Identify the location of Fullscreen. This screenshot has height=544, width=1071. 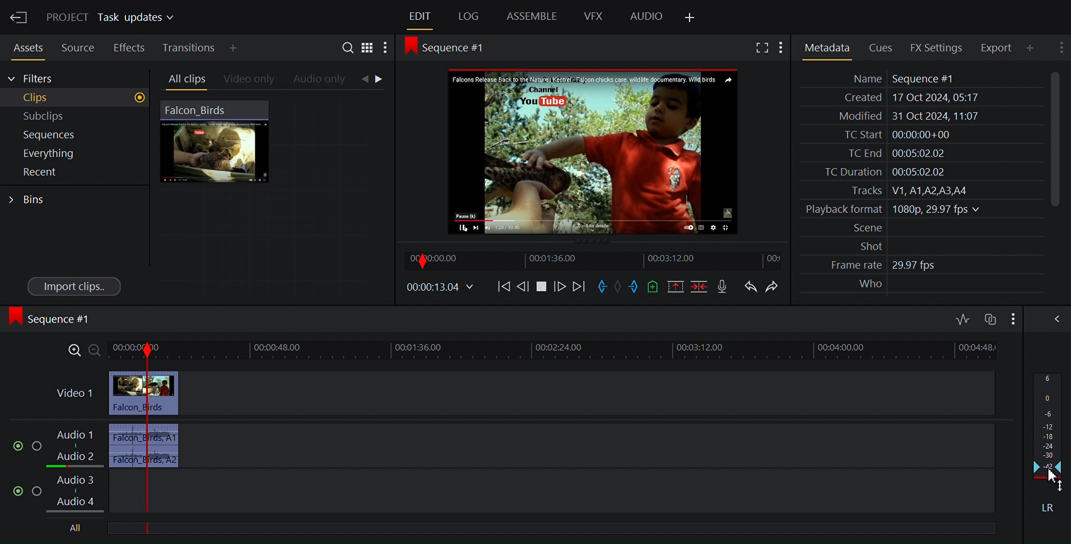
(760, 47).